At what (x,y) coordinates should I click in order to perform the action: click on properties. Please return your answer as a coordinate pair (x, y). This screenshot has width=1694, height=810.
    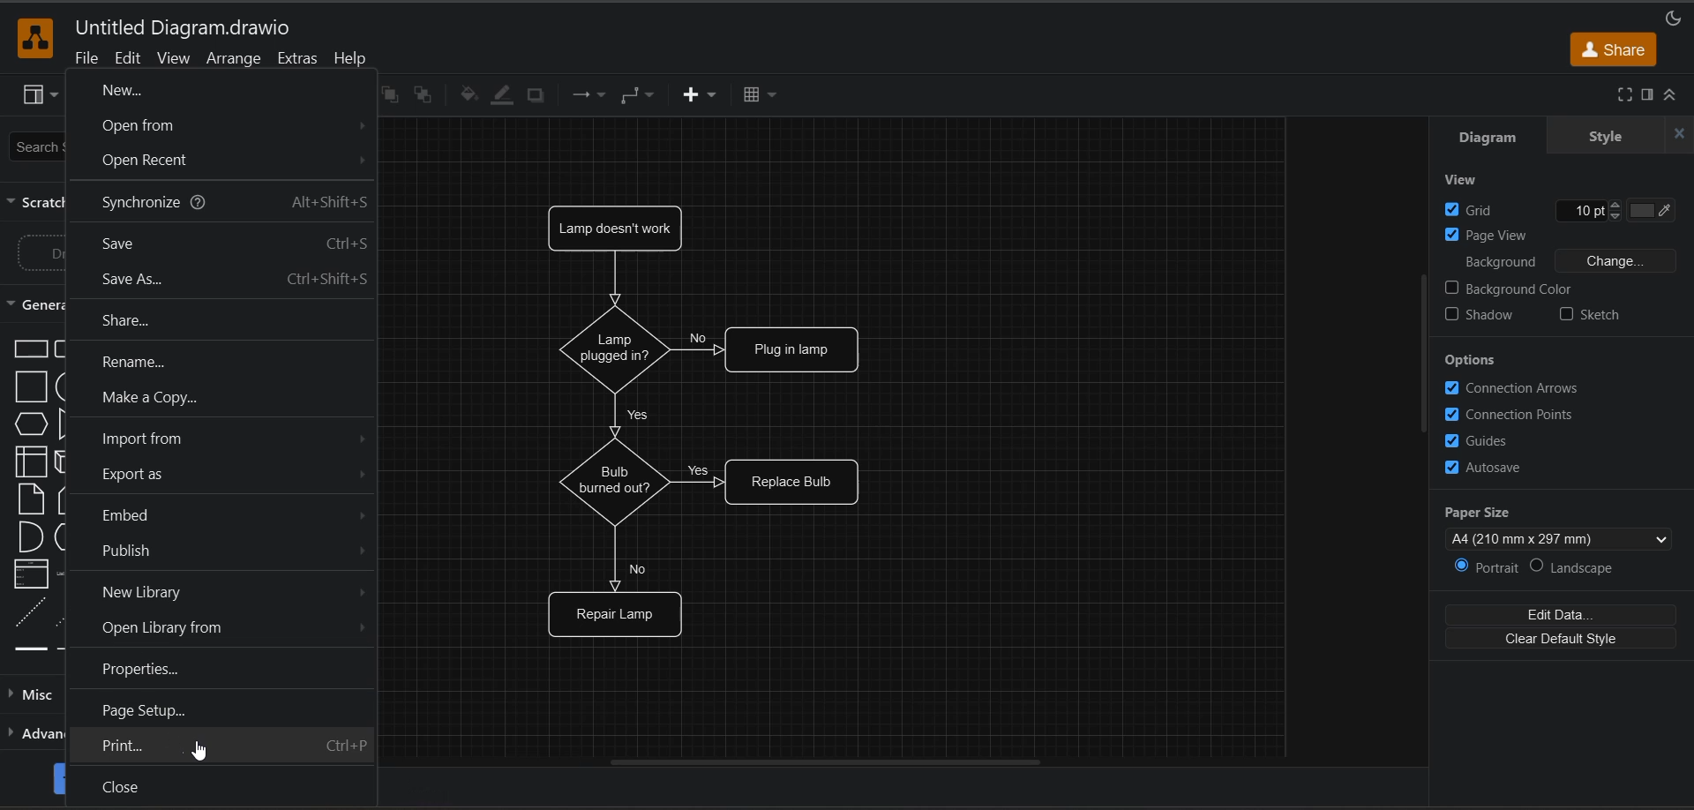
    Looking at the image, I should click on (139, 669).